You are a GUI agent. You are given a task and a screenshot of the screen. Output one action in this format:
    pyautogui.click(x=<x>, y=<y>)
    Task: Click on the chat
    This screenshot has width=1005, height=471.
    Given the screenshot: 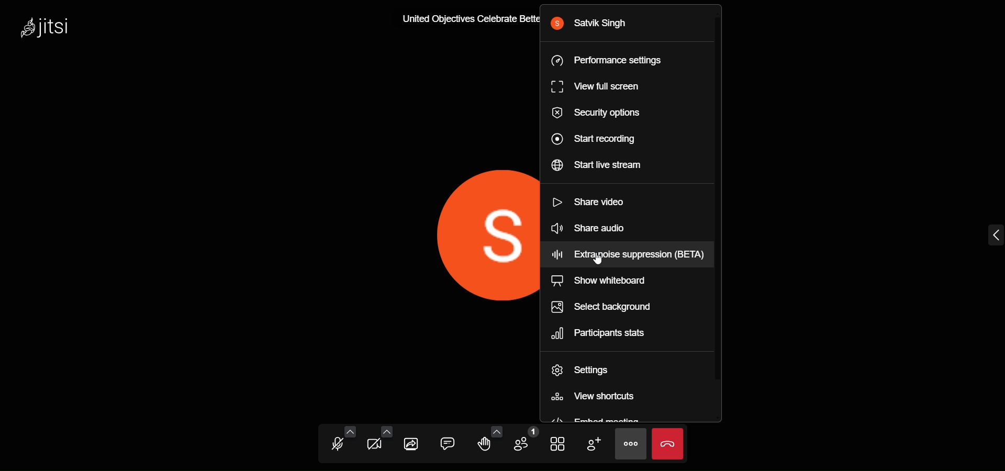 What is the action you would take?
    pyautogui.click(x=448, y=444)
    